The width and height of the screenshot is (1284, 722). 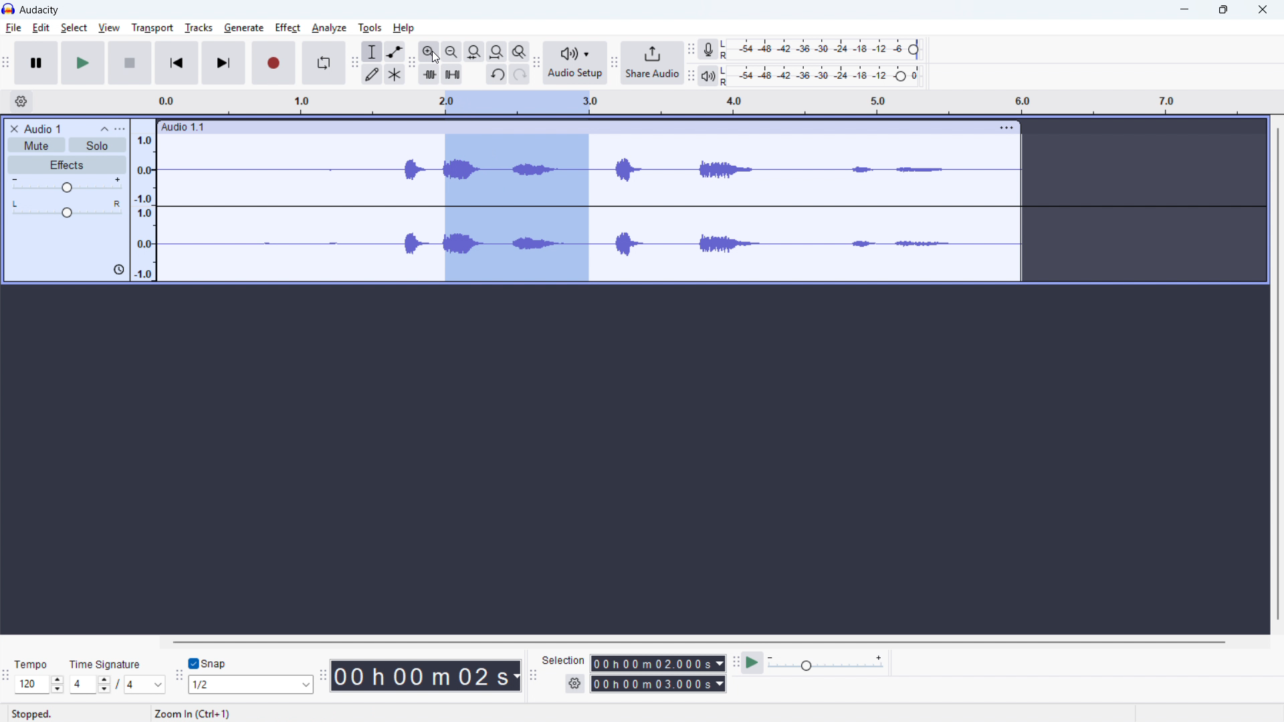 I want to click on Share audio toolbar, so click(x=615, y=64).